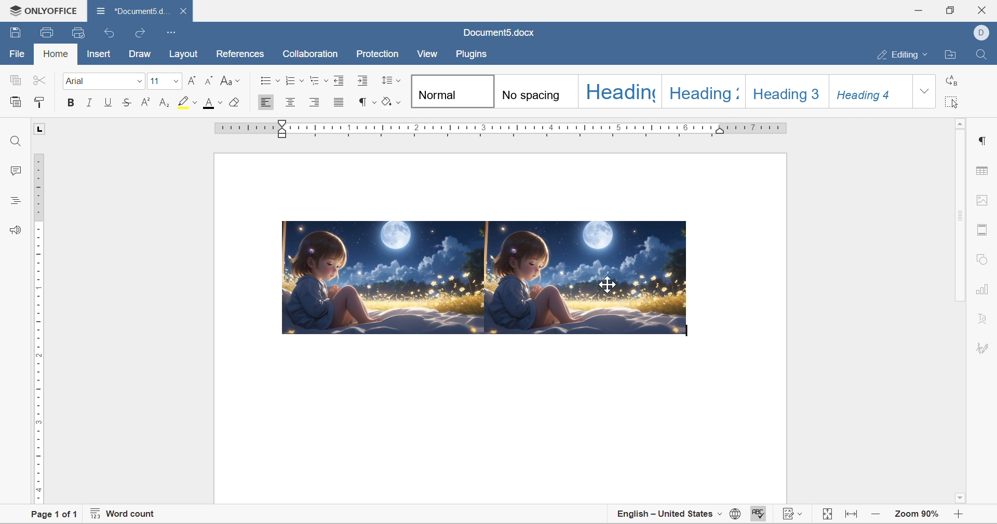 The image size is (997, 524). What do you see at coordinates (172, 33) in the screenshot?
I see `customize quick access toolbar` at bounding box center [172, 33].